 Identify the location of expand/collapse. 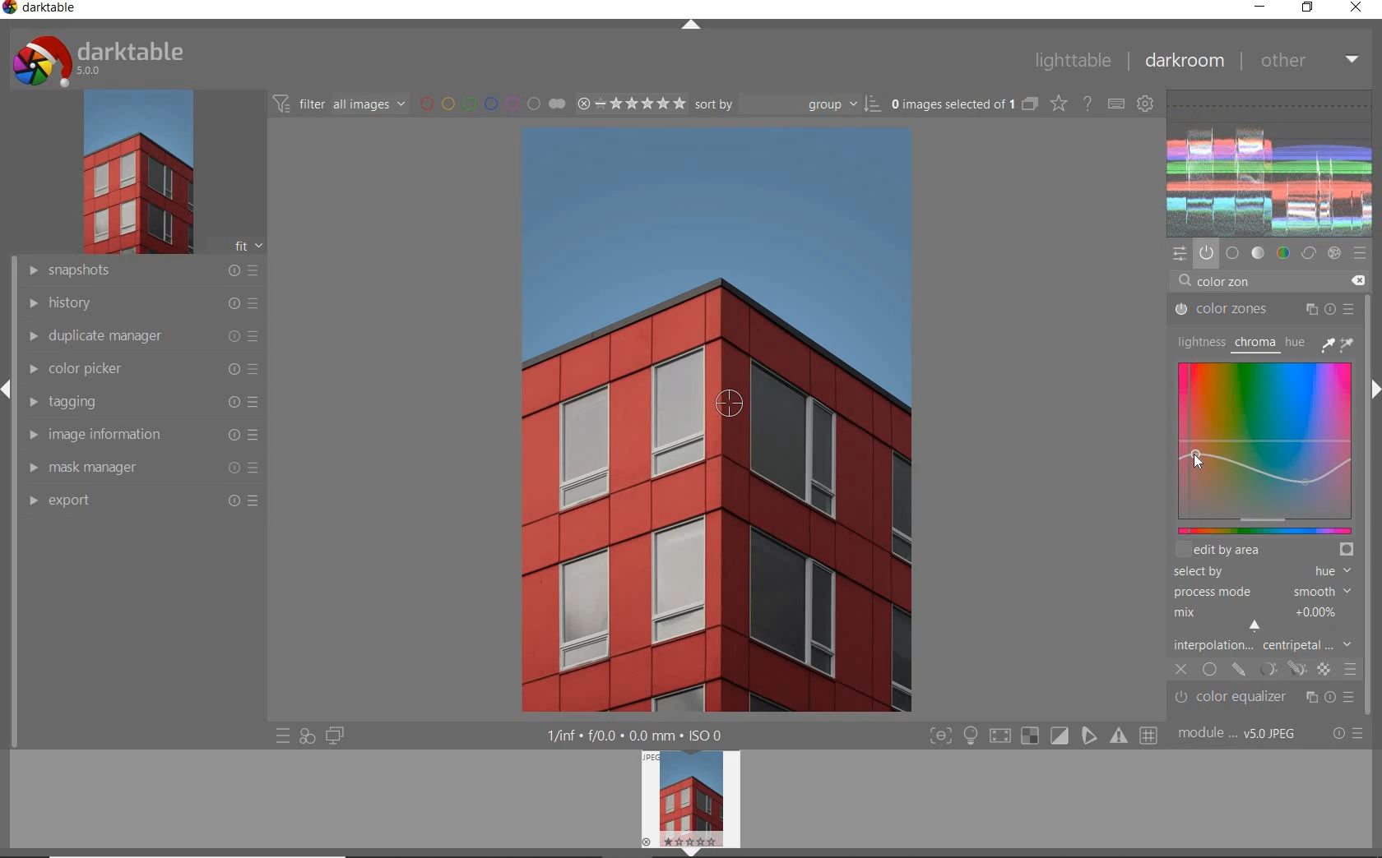
(8, 386).